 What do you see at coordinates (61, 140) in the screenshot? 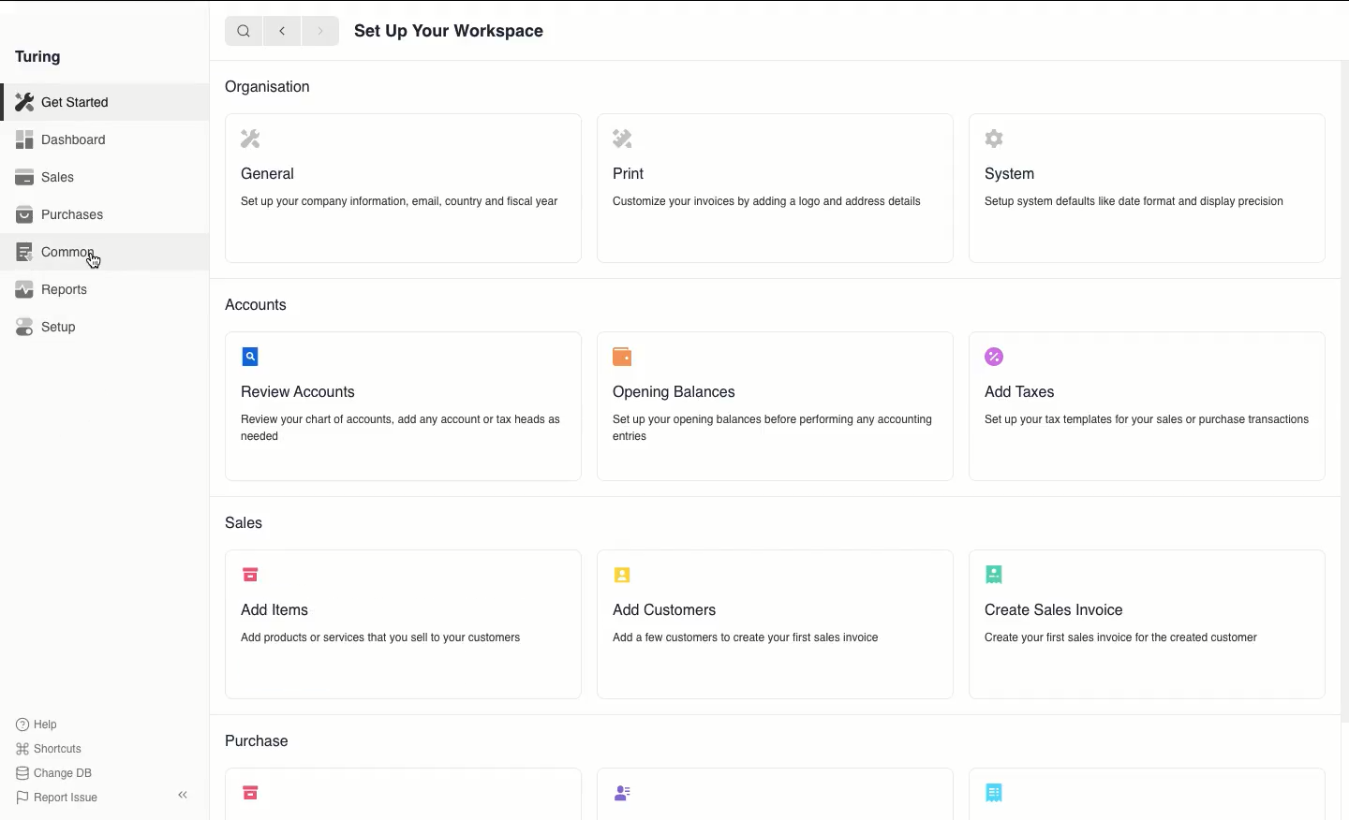
I see `Dashboard` at bounding box center [61, 140].